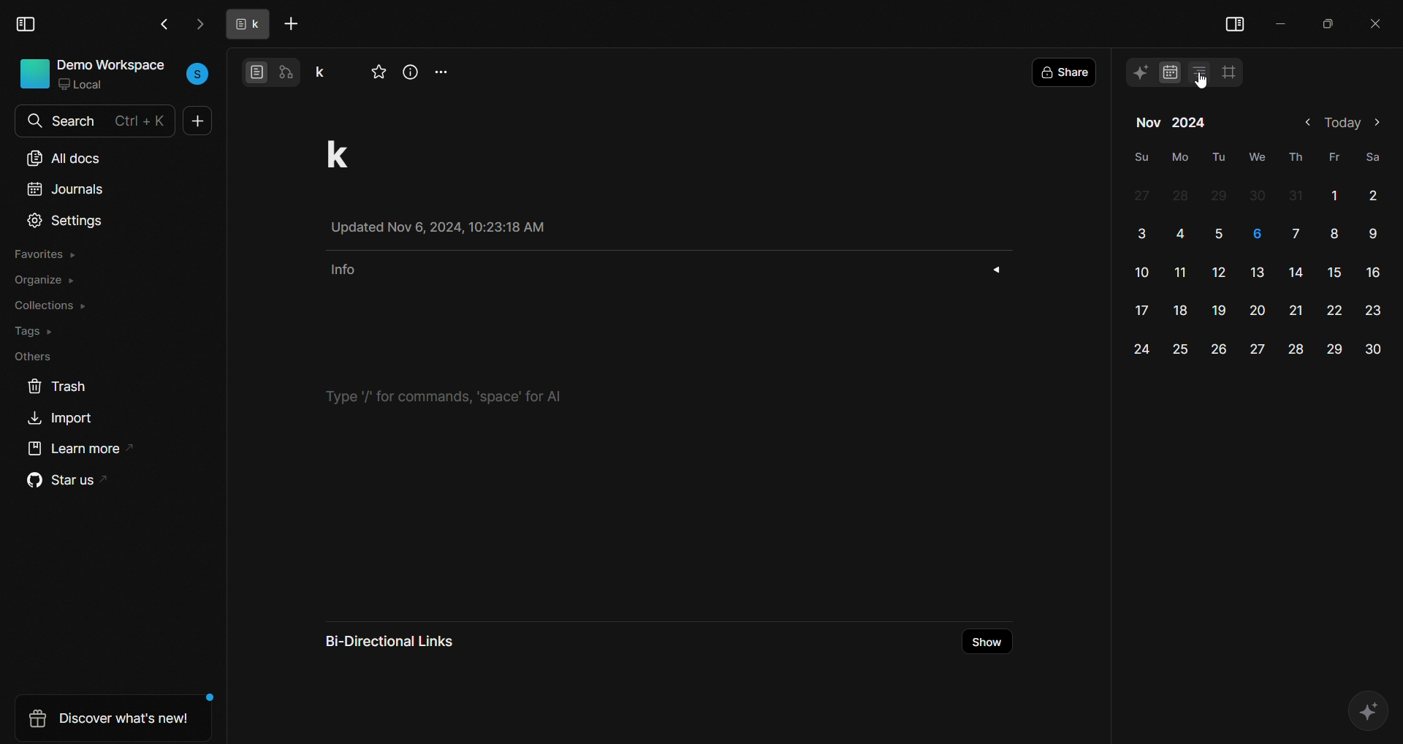 Image resolution: width=1403 pixels, height=744 pixels. Describe the element at coordinates (243, 25) in the screenshot. I see `tab name` at that location.